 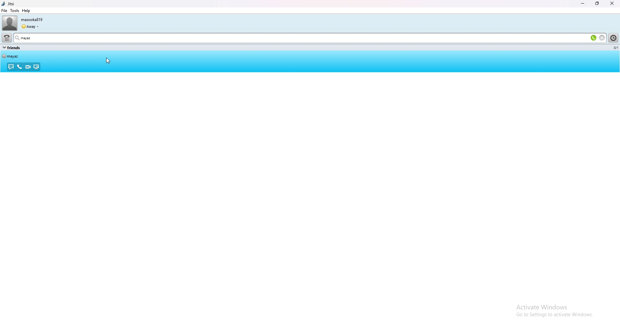 I want to click on resize, so click(x=598, y=4).